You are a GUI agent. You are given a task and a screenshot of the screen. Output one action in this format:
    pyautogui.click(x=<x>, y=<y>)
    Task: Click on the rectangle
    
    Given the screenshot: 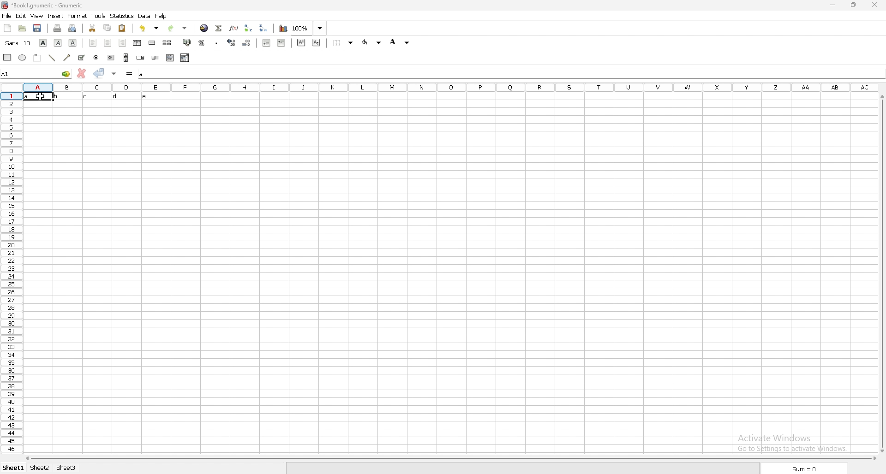 What is the action you would take?
    pyautogui.click(x=8, y=57)
    